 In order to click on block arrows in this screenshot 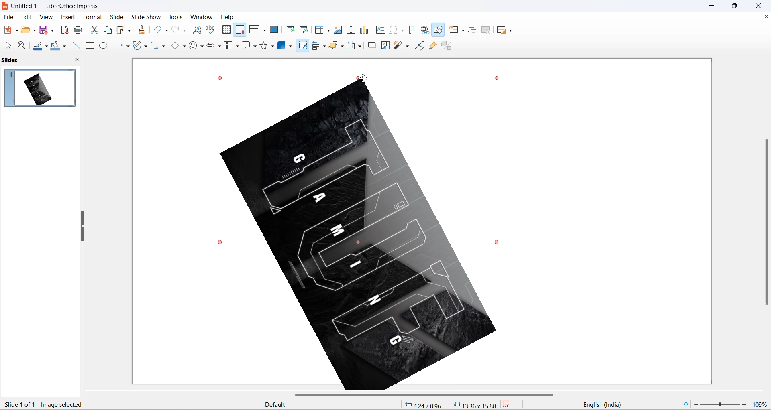, I will do `click(211, 47)`.